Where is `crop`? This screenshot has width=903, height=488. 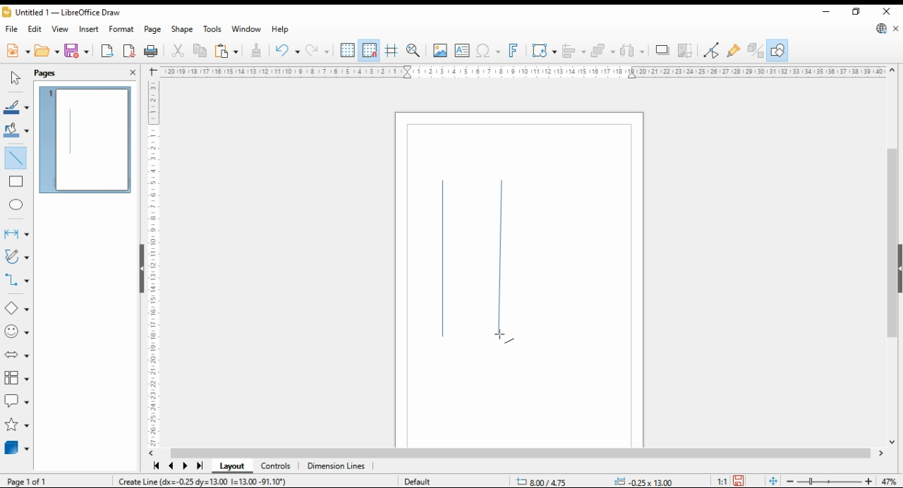 crop is located at coordinates (686, 50).